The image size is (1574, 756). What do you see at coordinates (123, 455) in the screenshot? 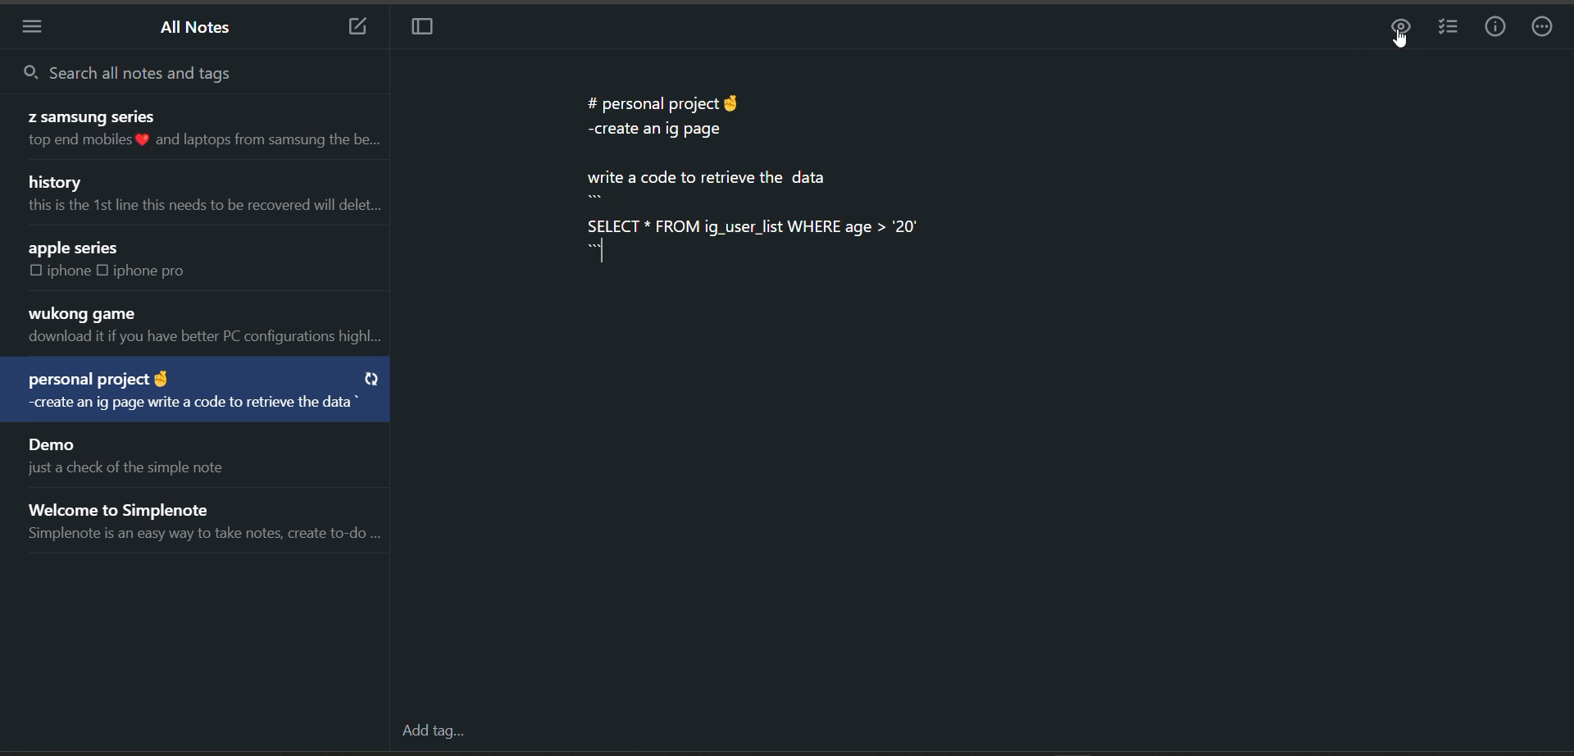
I see `note title  and preview` at bounding box center [123, 455].